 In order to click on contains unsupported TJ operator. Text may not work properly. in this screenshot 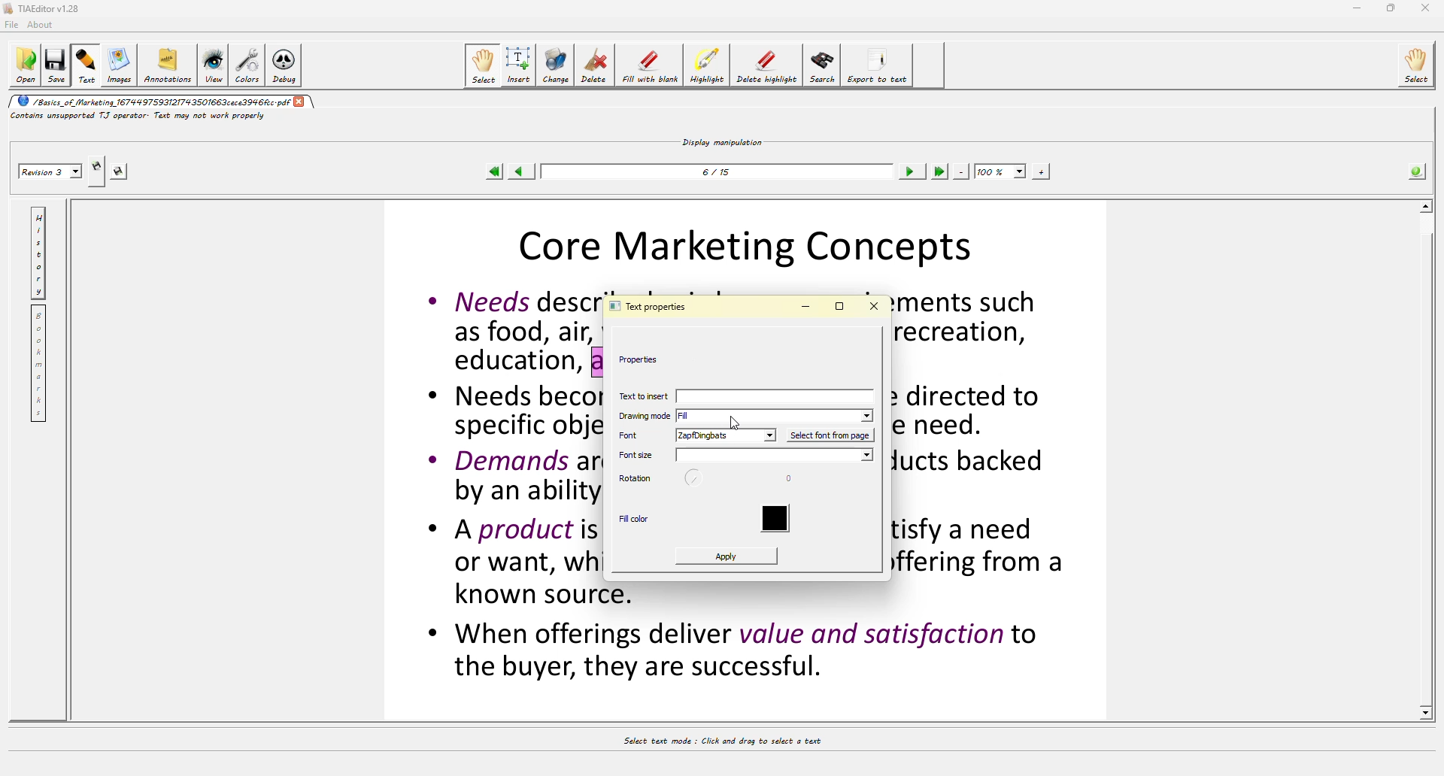, I will do `click(147, 115)`.